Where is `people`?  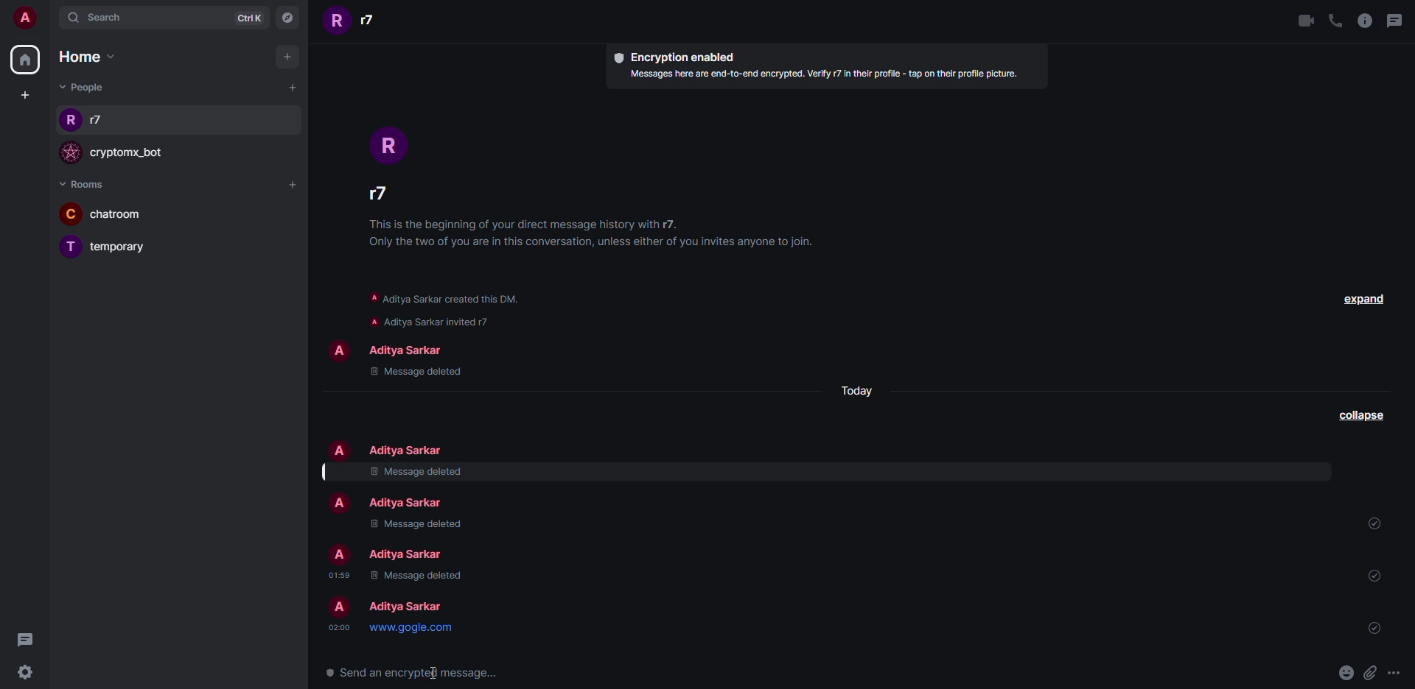 people is located at coordinates (382, 193).